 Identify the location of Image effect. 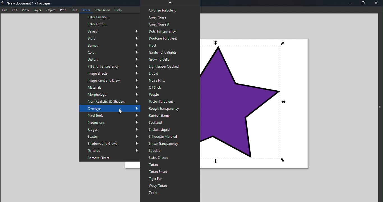
(109, 74).